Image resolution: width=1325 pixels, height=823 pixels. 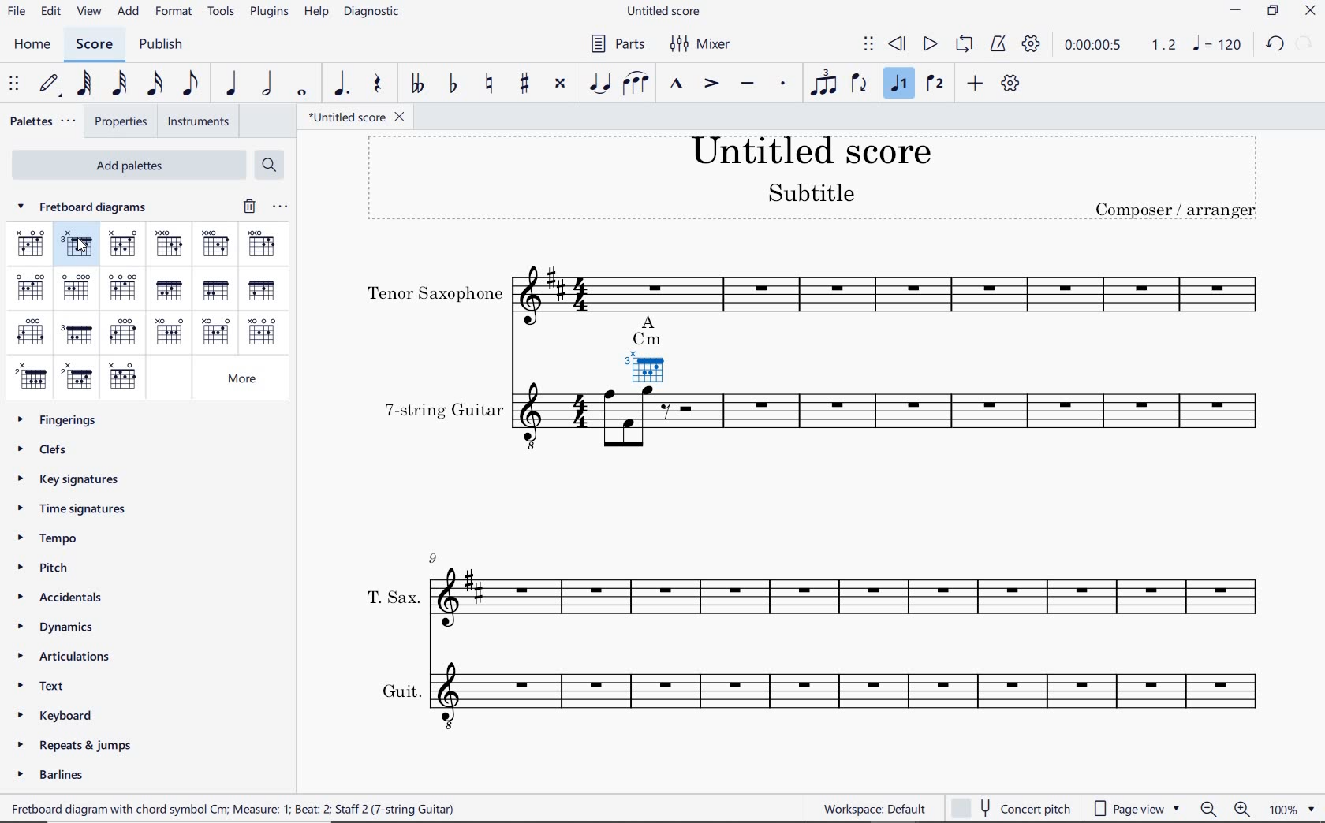 I want to click on DYNAMICS, so click(x=69, y=626).